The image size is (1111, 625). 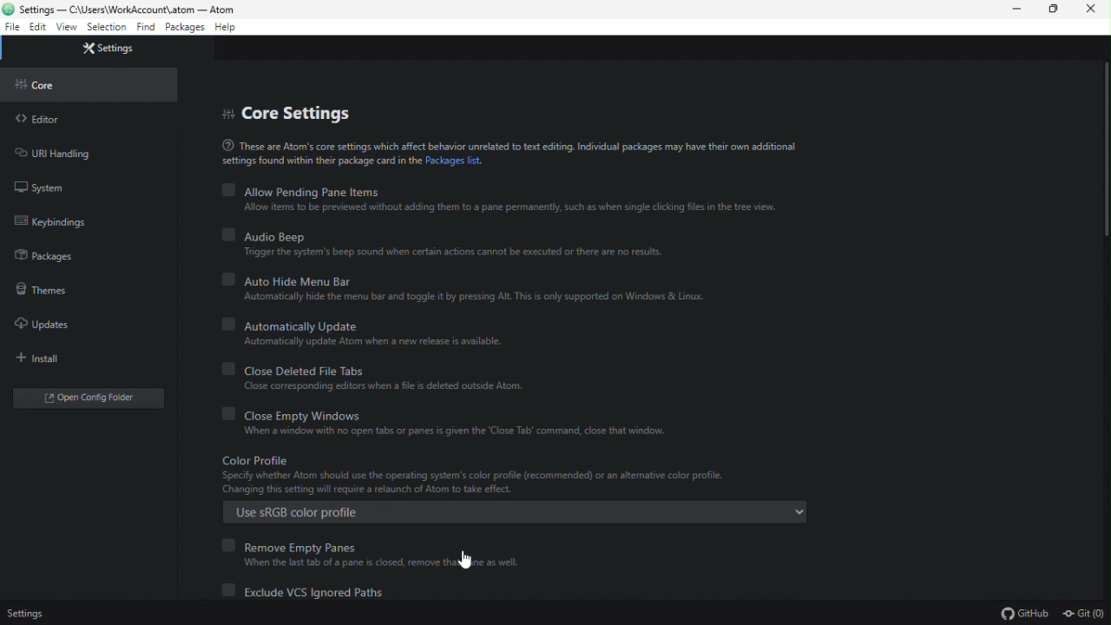 What do you see at coordinates (373, 553) in the screenshot?
I see `remove empty panes` at bounding box center [373, 553].